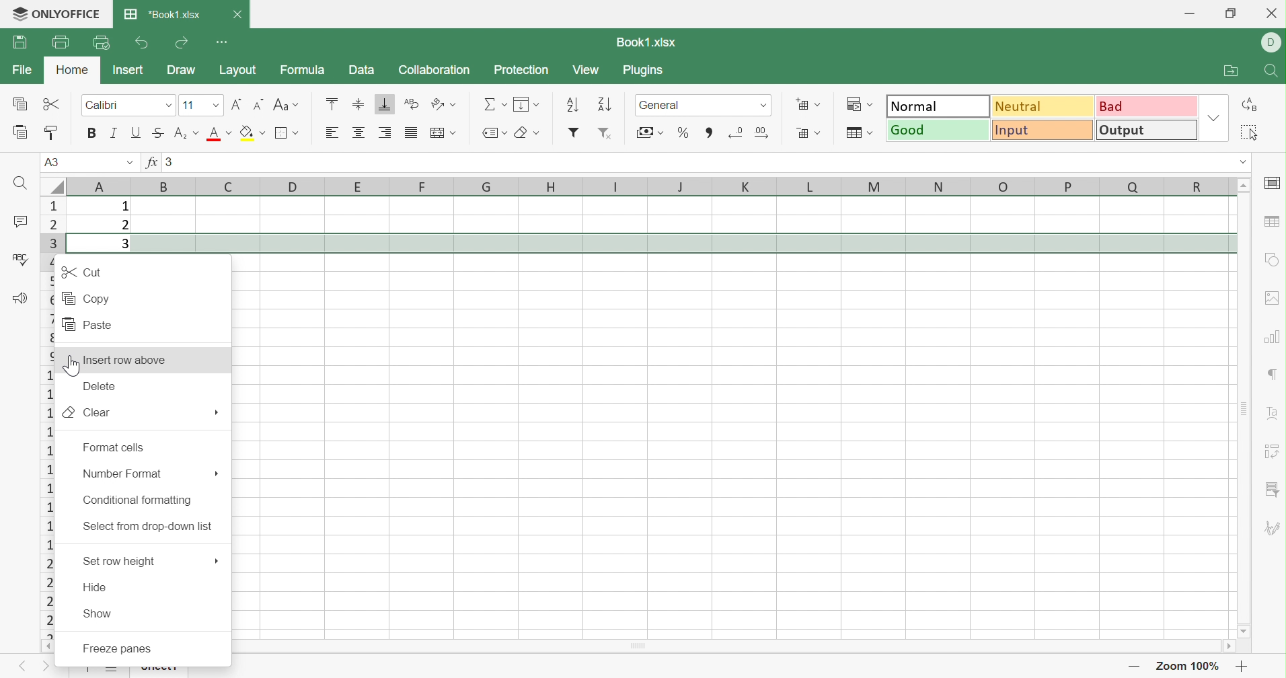 This screenshot has width=1286, height=678. Describe the element at coordinates (215, 133) in the screenshot. I see `Font color` at that location.